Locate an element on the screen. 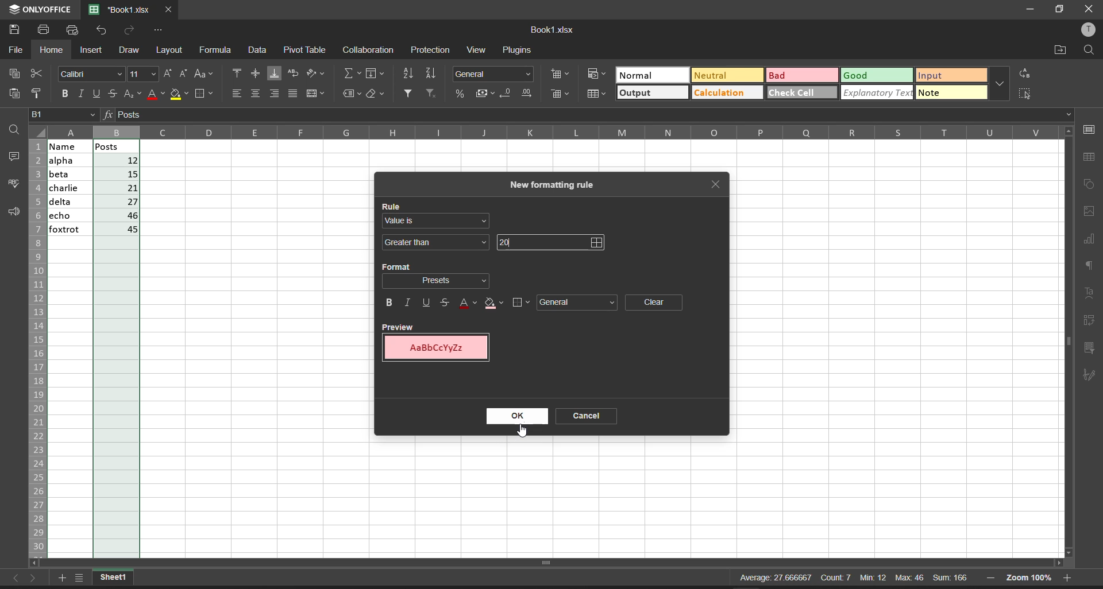 The image size is (1103, 589). chart settings is located at coordinates (1092, 240).